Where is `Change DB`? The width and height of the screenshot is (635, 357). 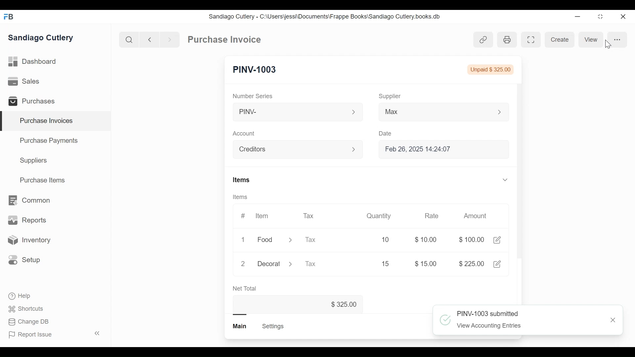
Change DB is located at coordinates (30, 322).